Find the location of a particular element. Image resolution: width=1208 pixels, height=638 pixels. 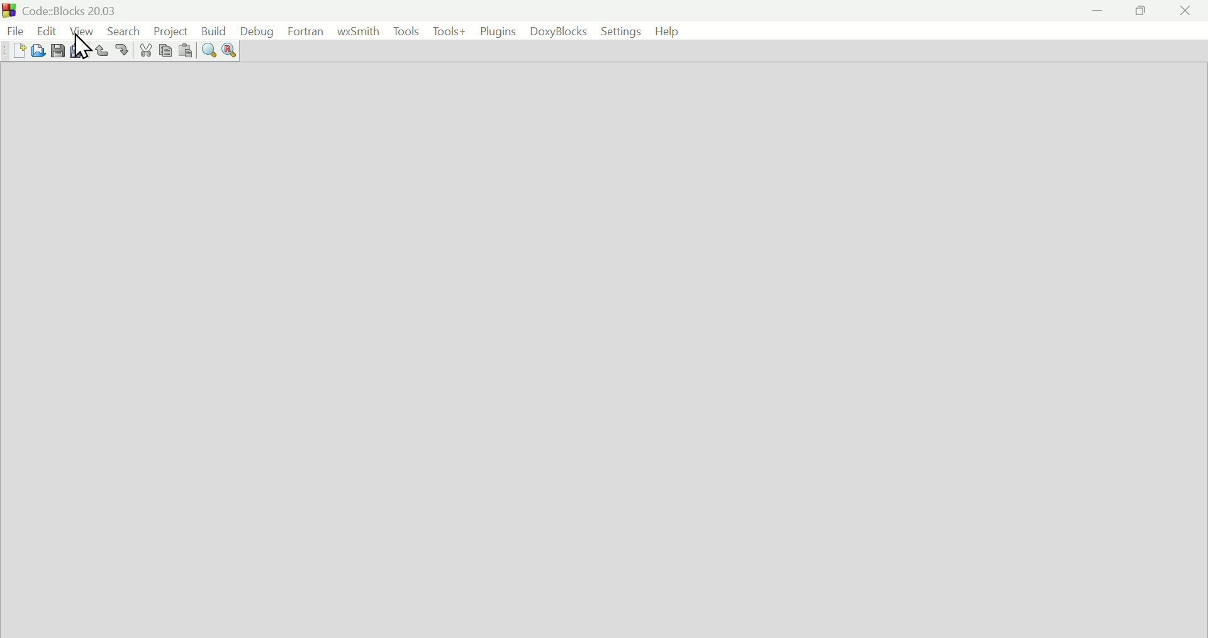

Default Start Screen is located at coordinates (603, 350).